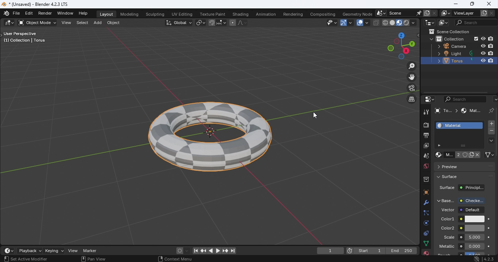 Image resolution: width=498 pixels, height=262 pixels. I want to click on Viewport shading, so click(393, 23).